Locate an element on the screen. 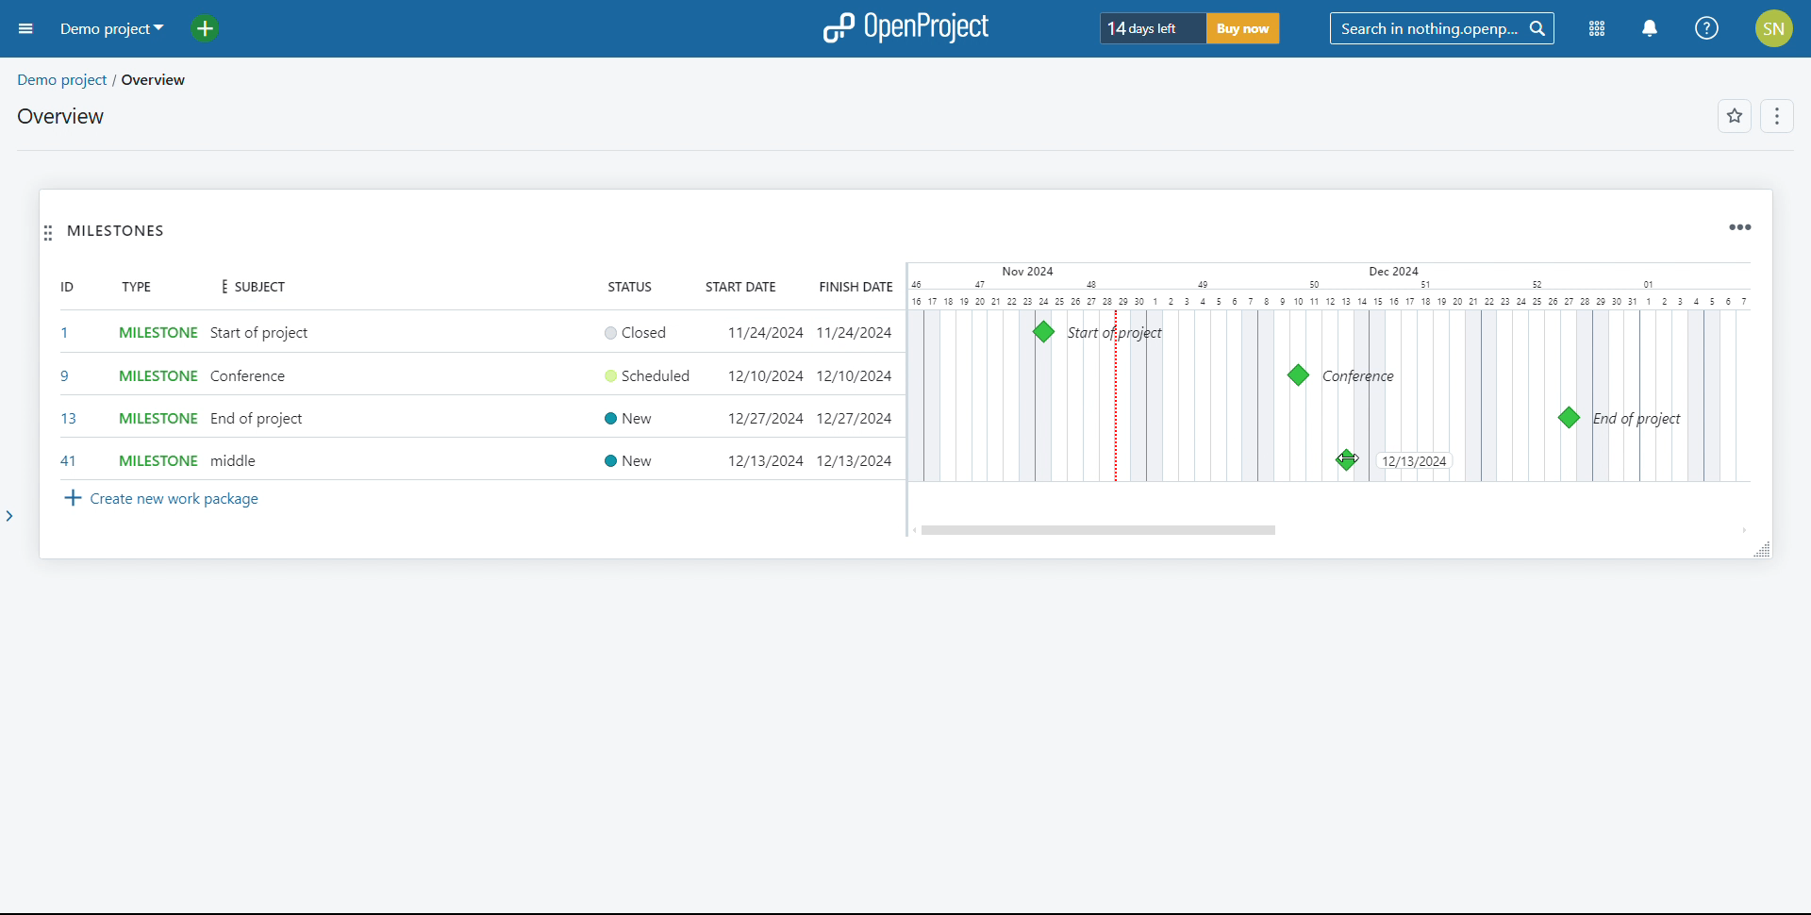 The height and width of the screenshot is (915, 1811). demo project/overview is located at coordinates (104, 80).